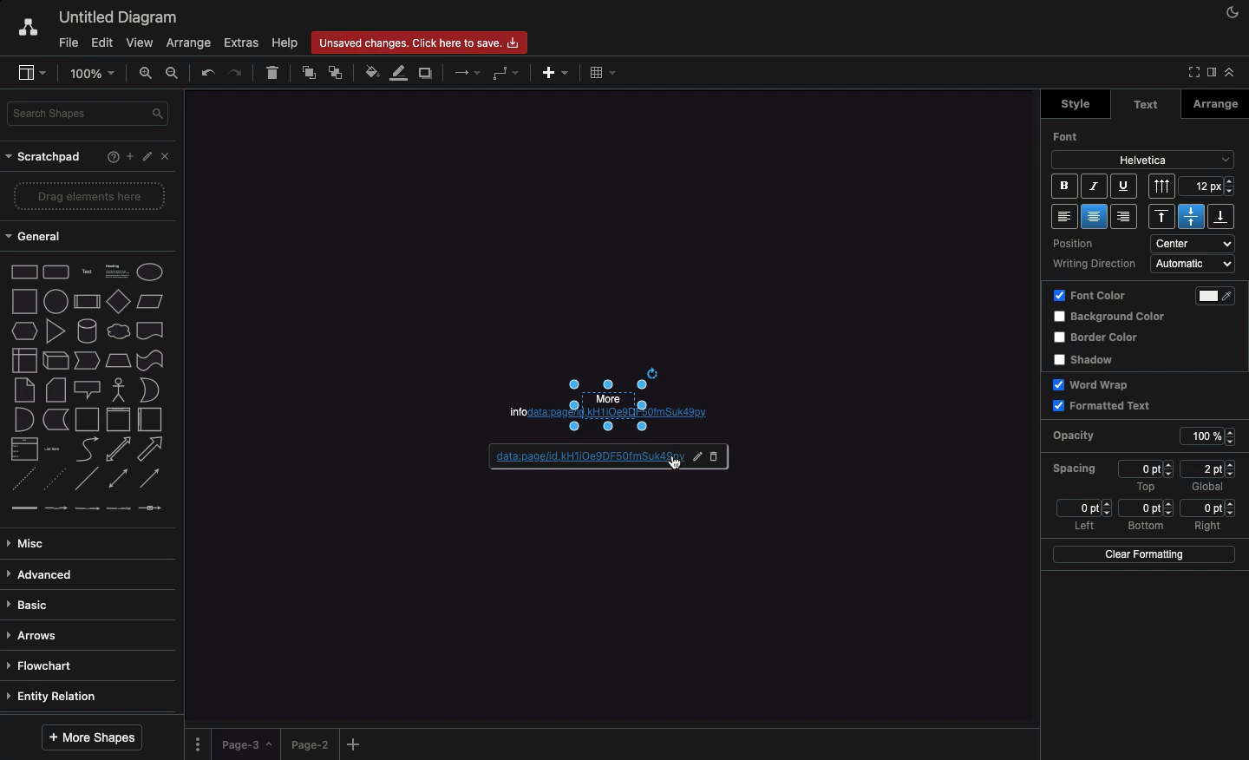 The image size is (1249, 760). I want to click on Font, so click(1070, 136).